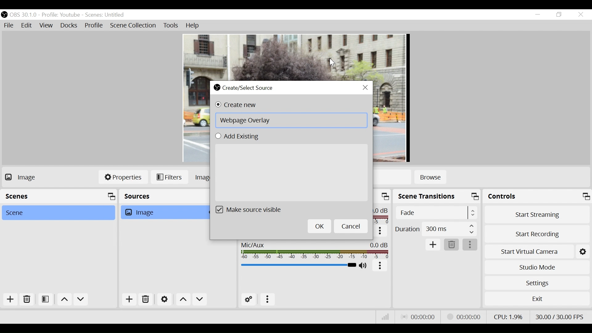 The image size is (592, 333). Describe the element at coordinates (268, 299) in the screenshot. I see `more options` at that location.